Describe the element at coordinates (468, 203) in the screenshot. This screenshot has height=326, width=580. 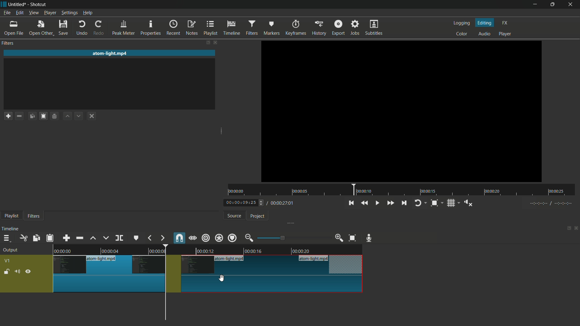
I see `show volume control` at that location.